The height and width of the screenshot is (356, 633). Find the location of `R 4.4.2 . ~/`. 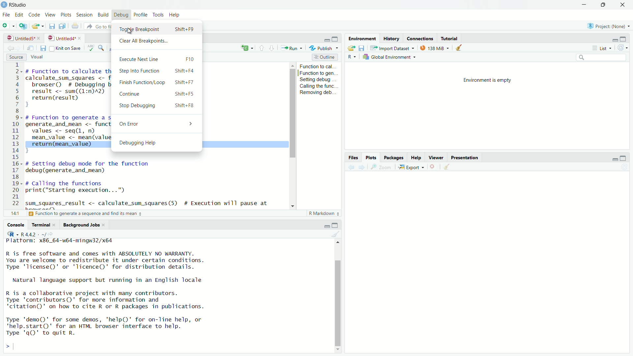

R 4.4.2 . ~/ is located at coordinates (33, 234).